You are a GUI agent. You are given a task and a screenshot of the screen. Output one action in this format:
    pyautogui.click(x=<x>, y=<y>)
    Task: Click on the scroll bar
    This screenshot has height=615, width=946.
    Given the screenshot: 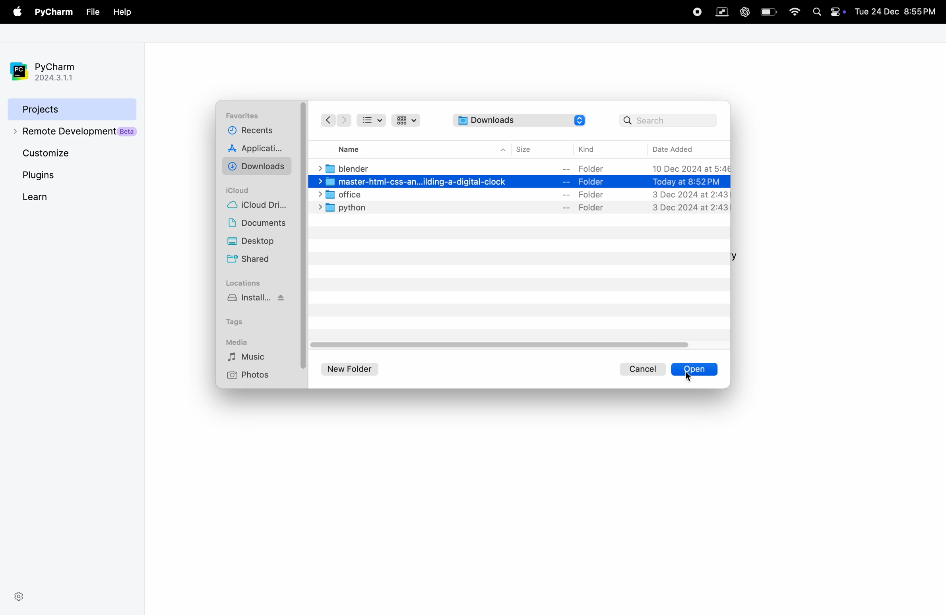 What is the action you would take?
    pyautogui.click(x=304, y=238)
    